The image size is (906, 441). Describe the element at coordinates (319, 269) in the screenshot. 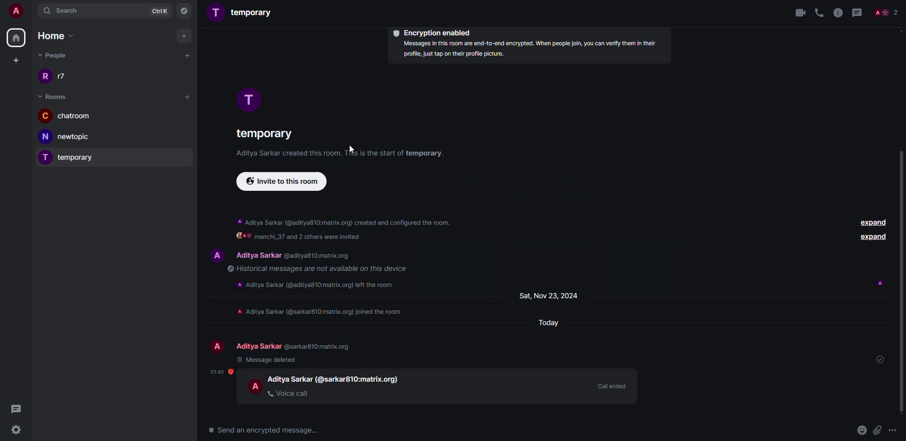

I see `info` at that location.